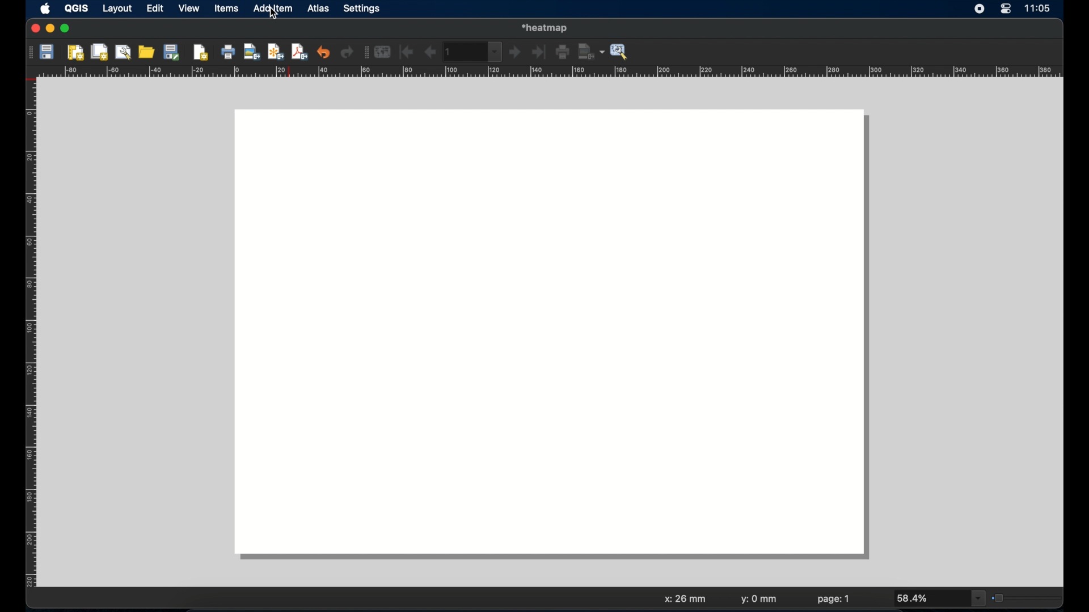  I want to click on blank layout, so click(556, 337).